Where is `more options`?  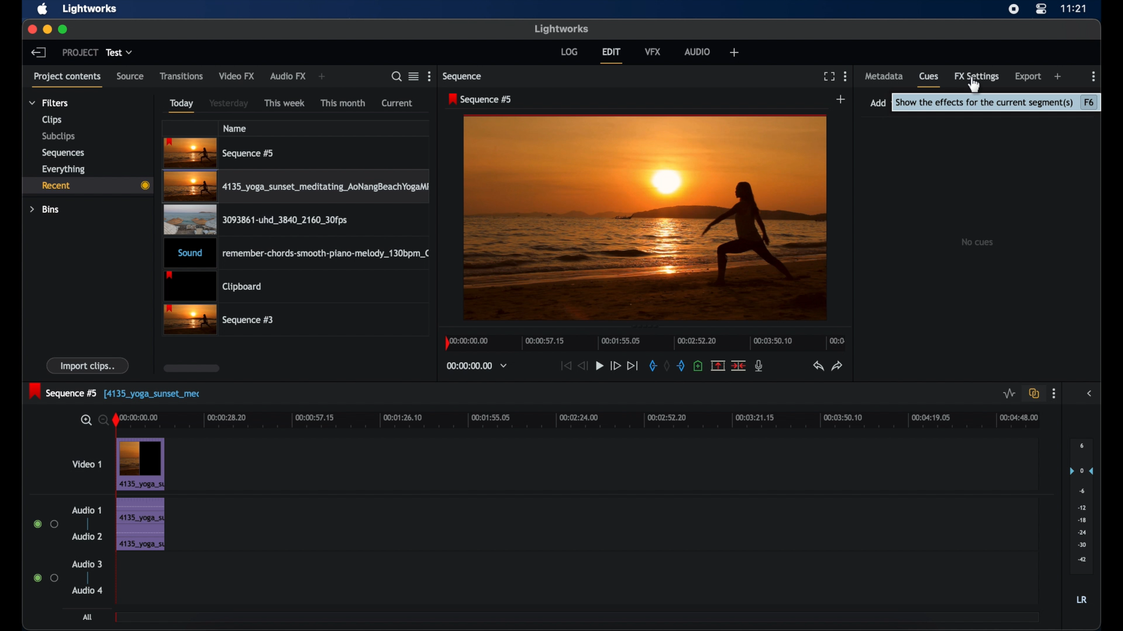 more options is located at coordinates (1094, 77).